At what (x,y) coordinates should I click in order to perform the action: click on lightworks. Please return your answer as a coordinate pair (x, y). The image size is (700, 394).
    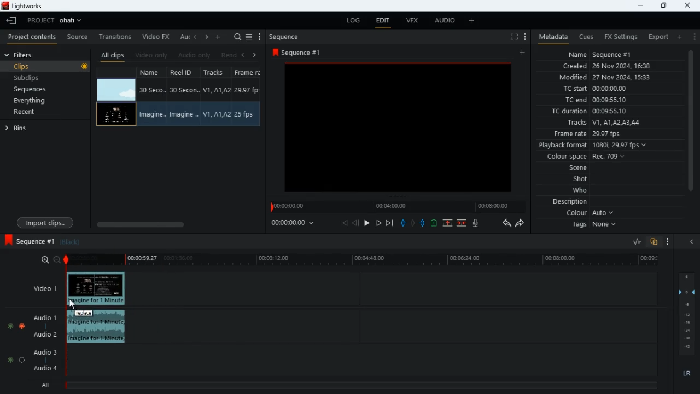
    Looking at the image, I should click on (24, 6).